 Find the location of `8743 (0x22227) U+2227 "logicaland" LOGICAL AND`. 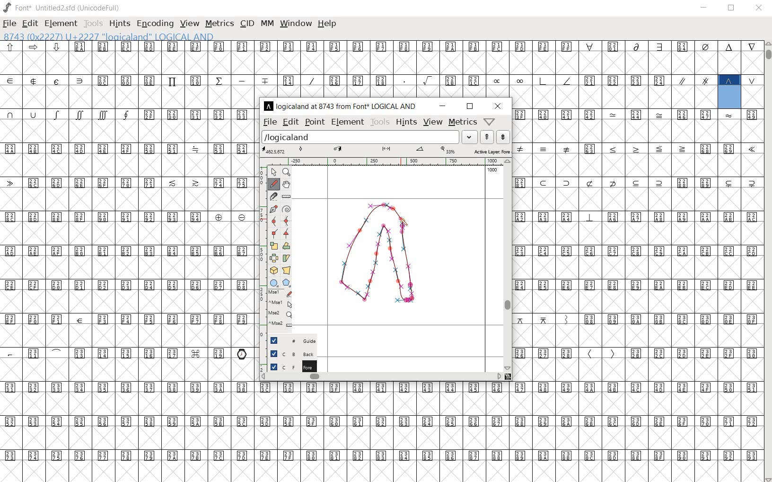

8743 (0x22227) U+2227 "logicaland" LOGICAL AND is located at coordinates (730, 90).